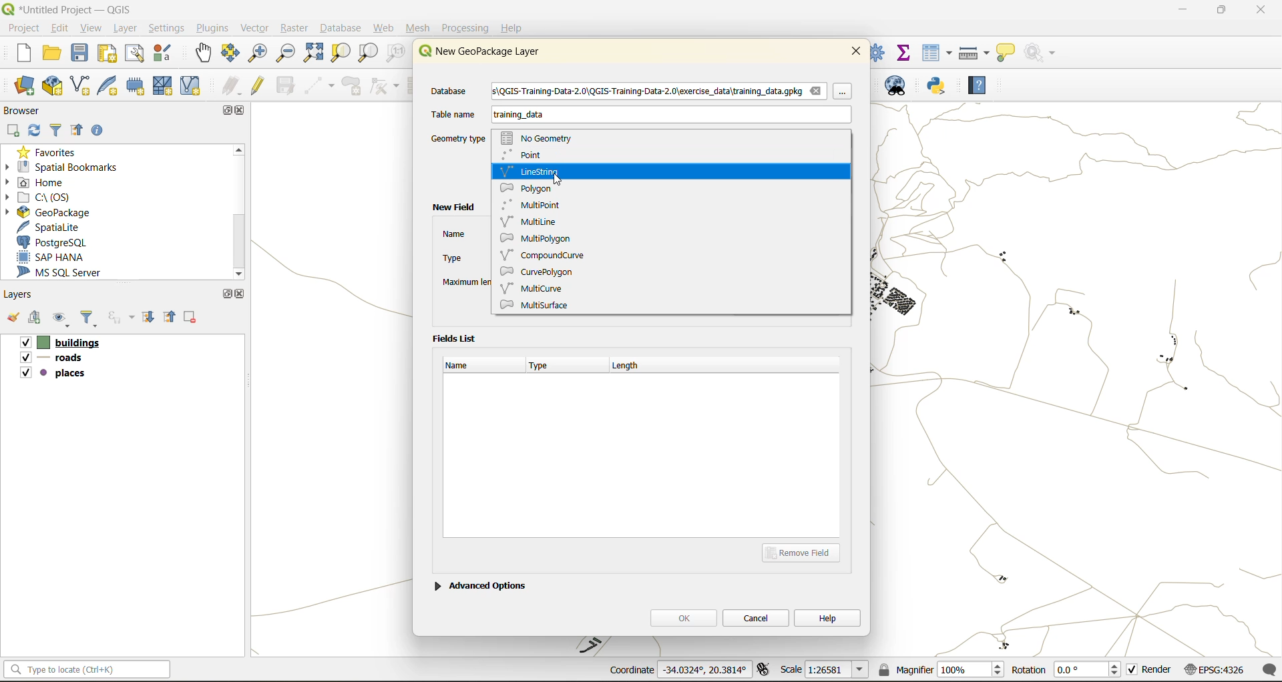  What do you see at coordinates (467, 280) in the screenshot?
I see `Maximum length` at bounding box center [467, 280].